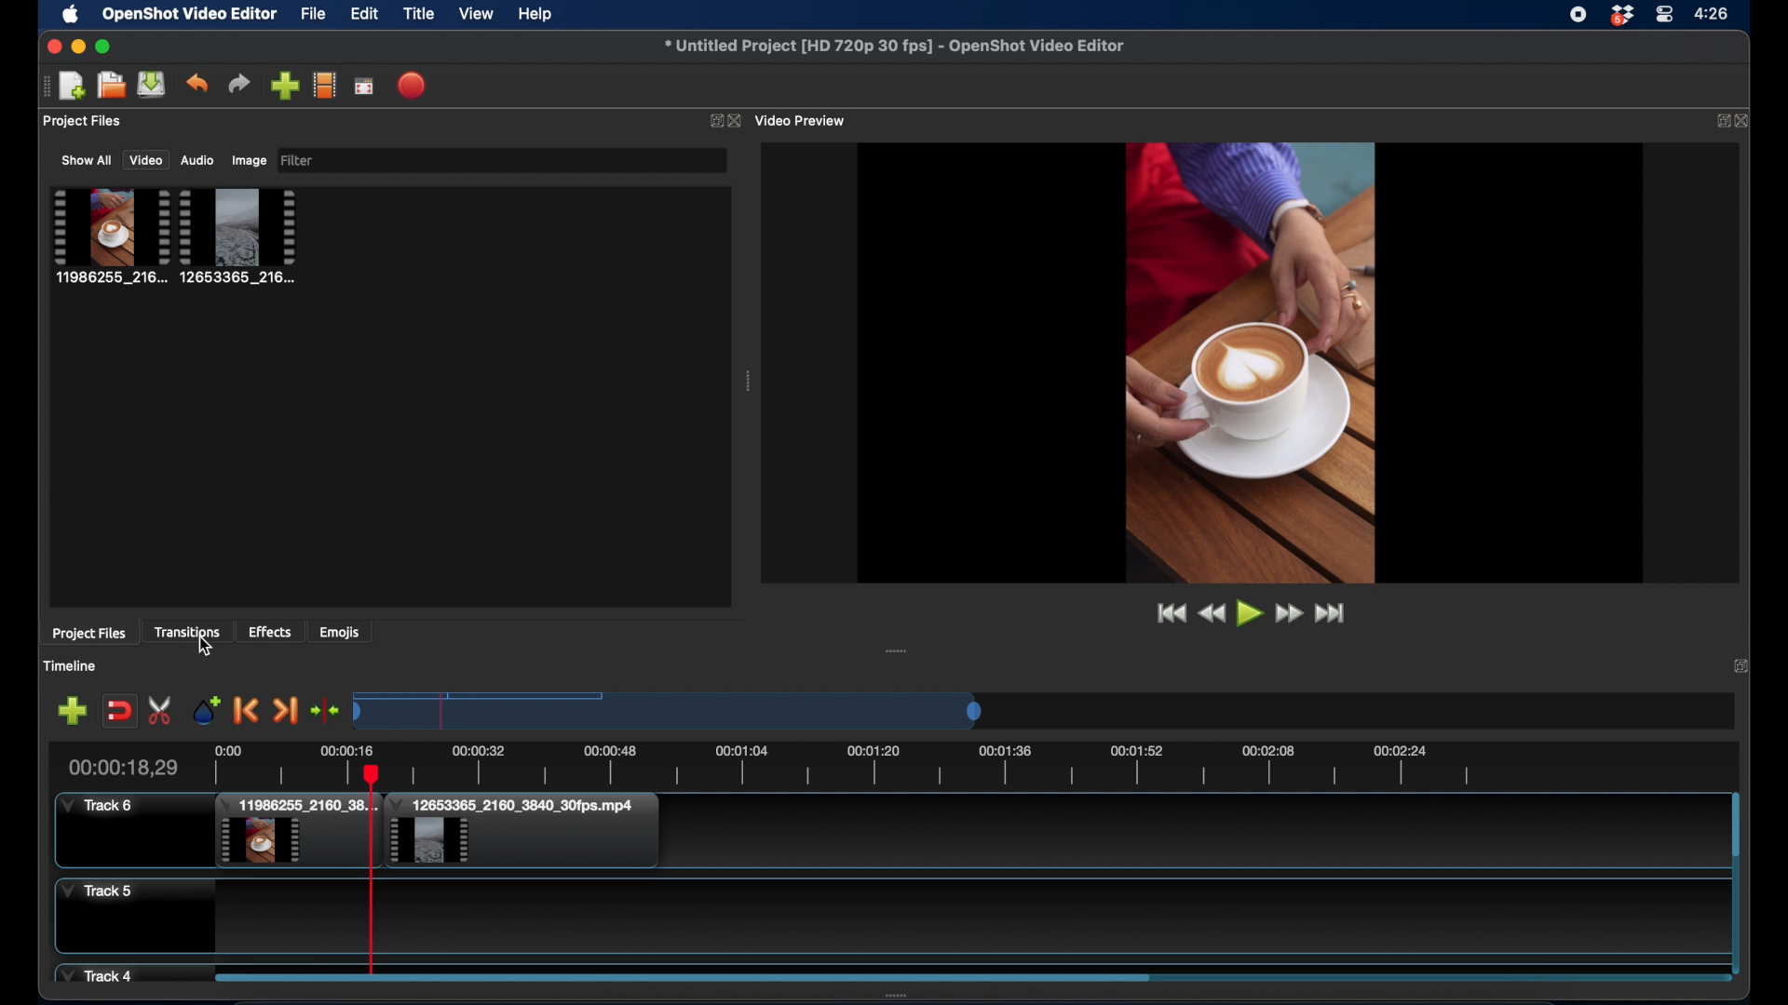 This screenshot has height=1005, width=1788. What do you see at coordinates (109, 86) in the screenshot?
I see `open project` at bounding box center [109, 86].